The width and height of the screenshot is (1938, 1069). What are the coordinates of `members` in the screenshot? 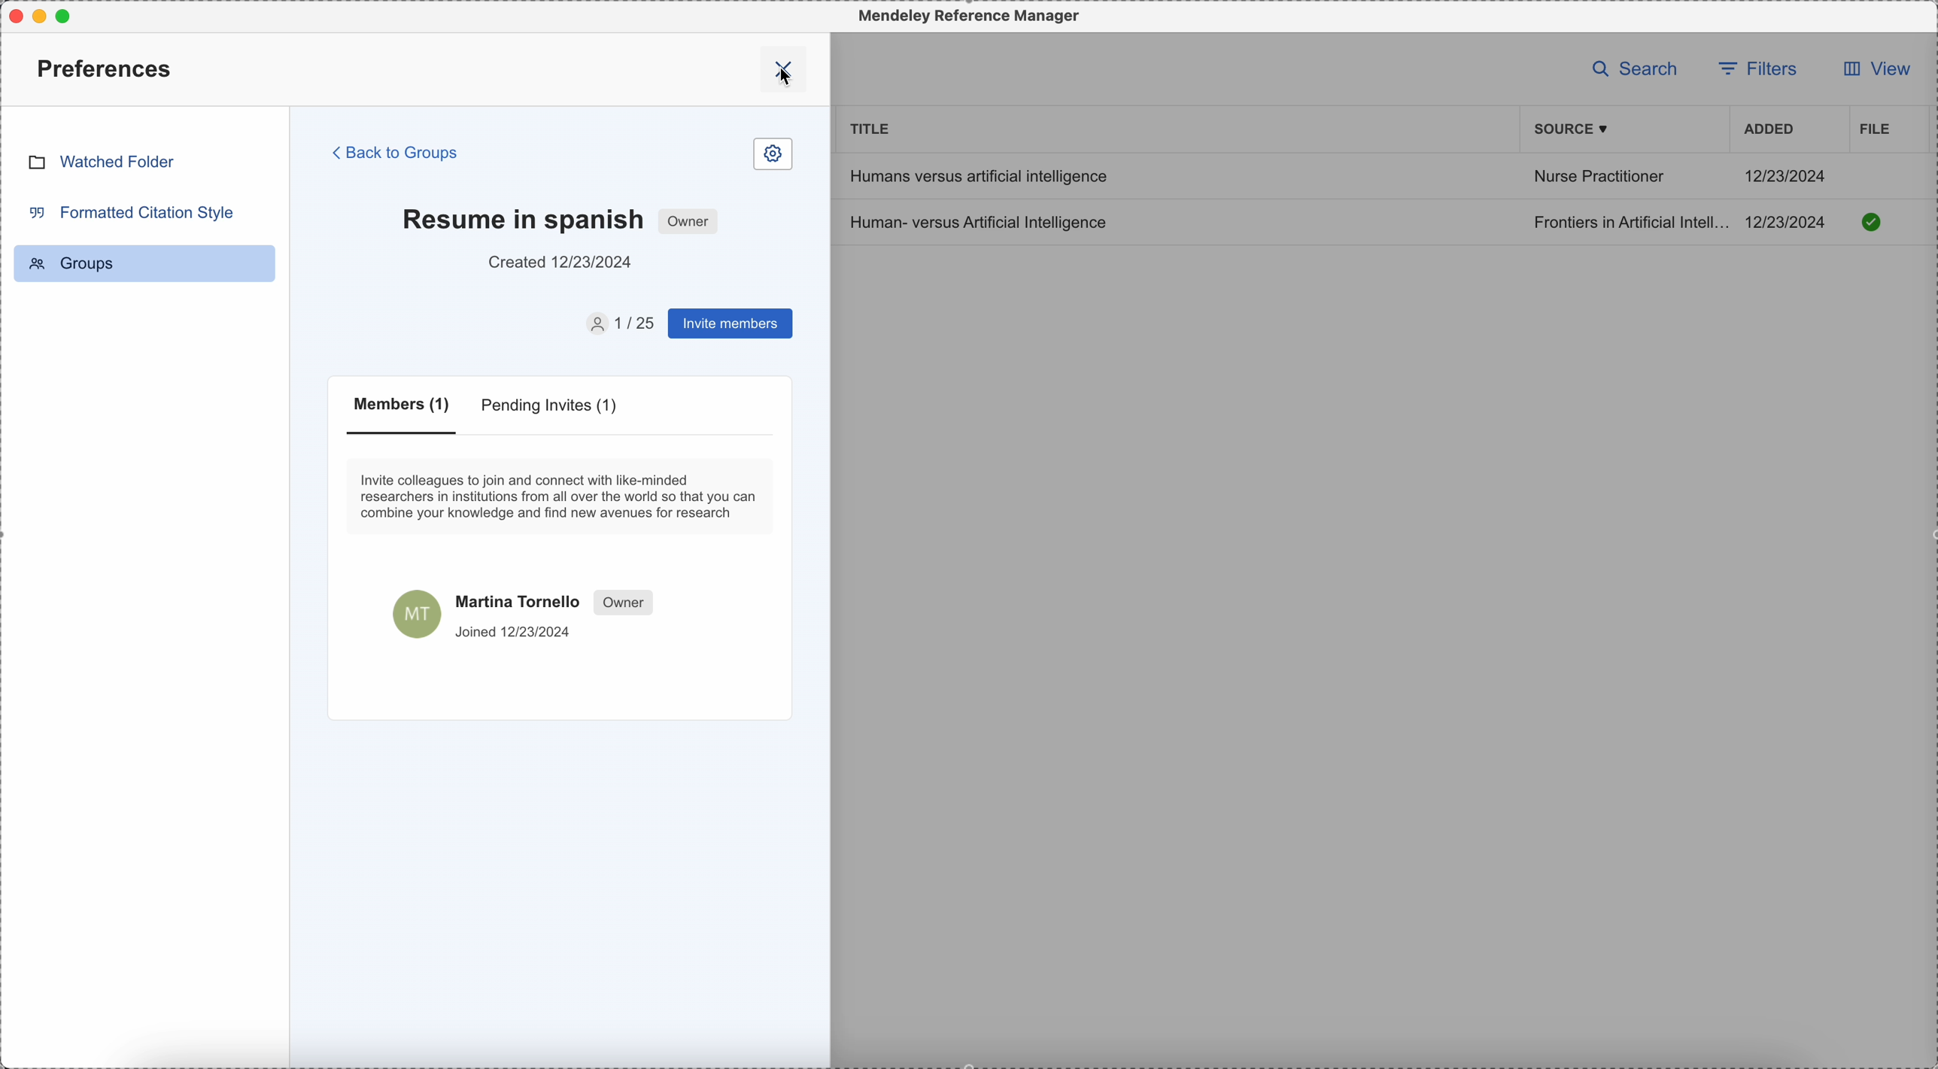 It's located at (617, 323).